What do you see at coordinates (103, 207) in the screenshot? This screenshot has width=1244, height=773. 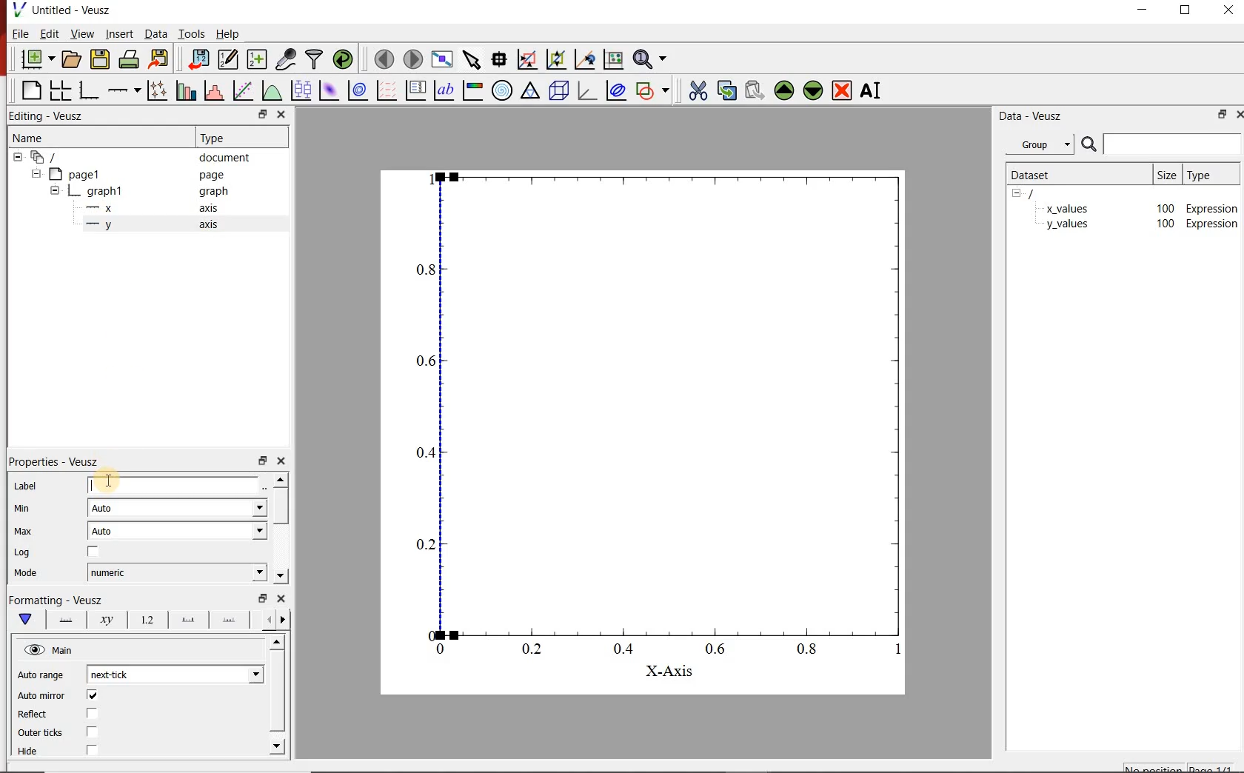 I see `—x` at bounding box center [103, 207].